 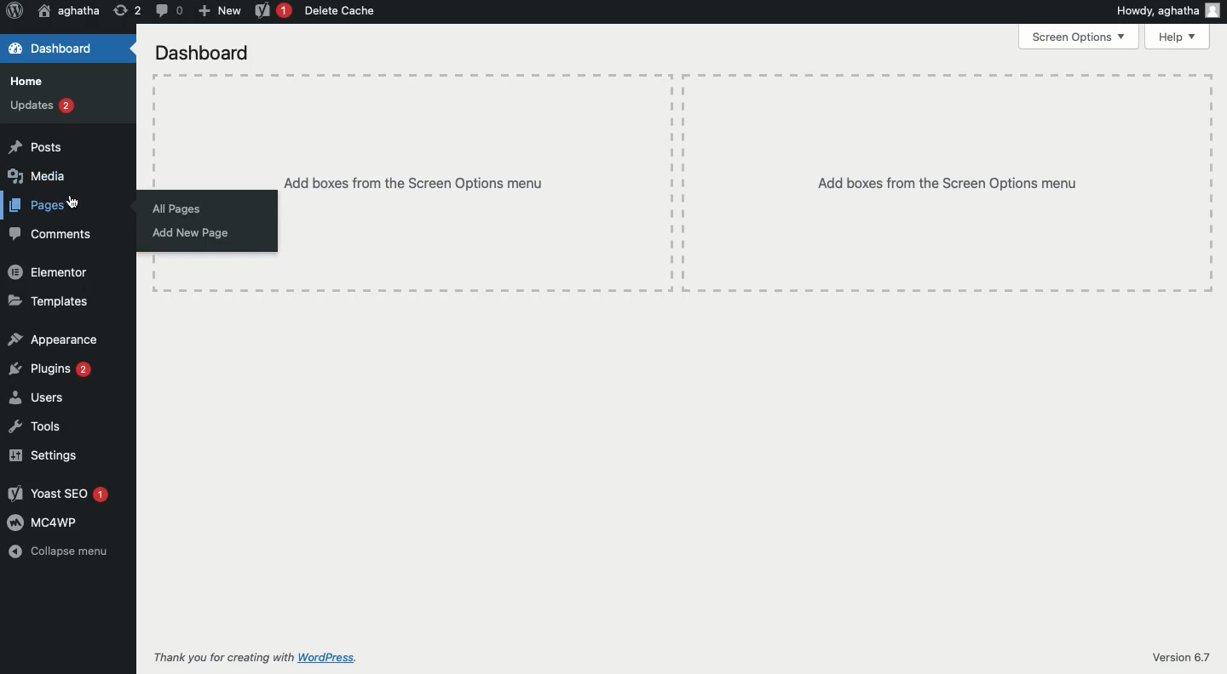 I want to click on Yoast, so click(x=271, y=11).